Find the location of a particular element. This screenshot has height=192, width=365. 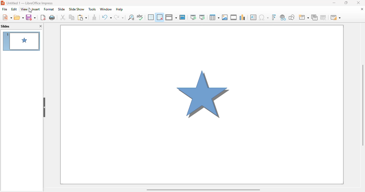

undo is located at coordinates (106, 17).